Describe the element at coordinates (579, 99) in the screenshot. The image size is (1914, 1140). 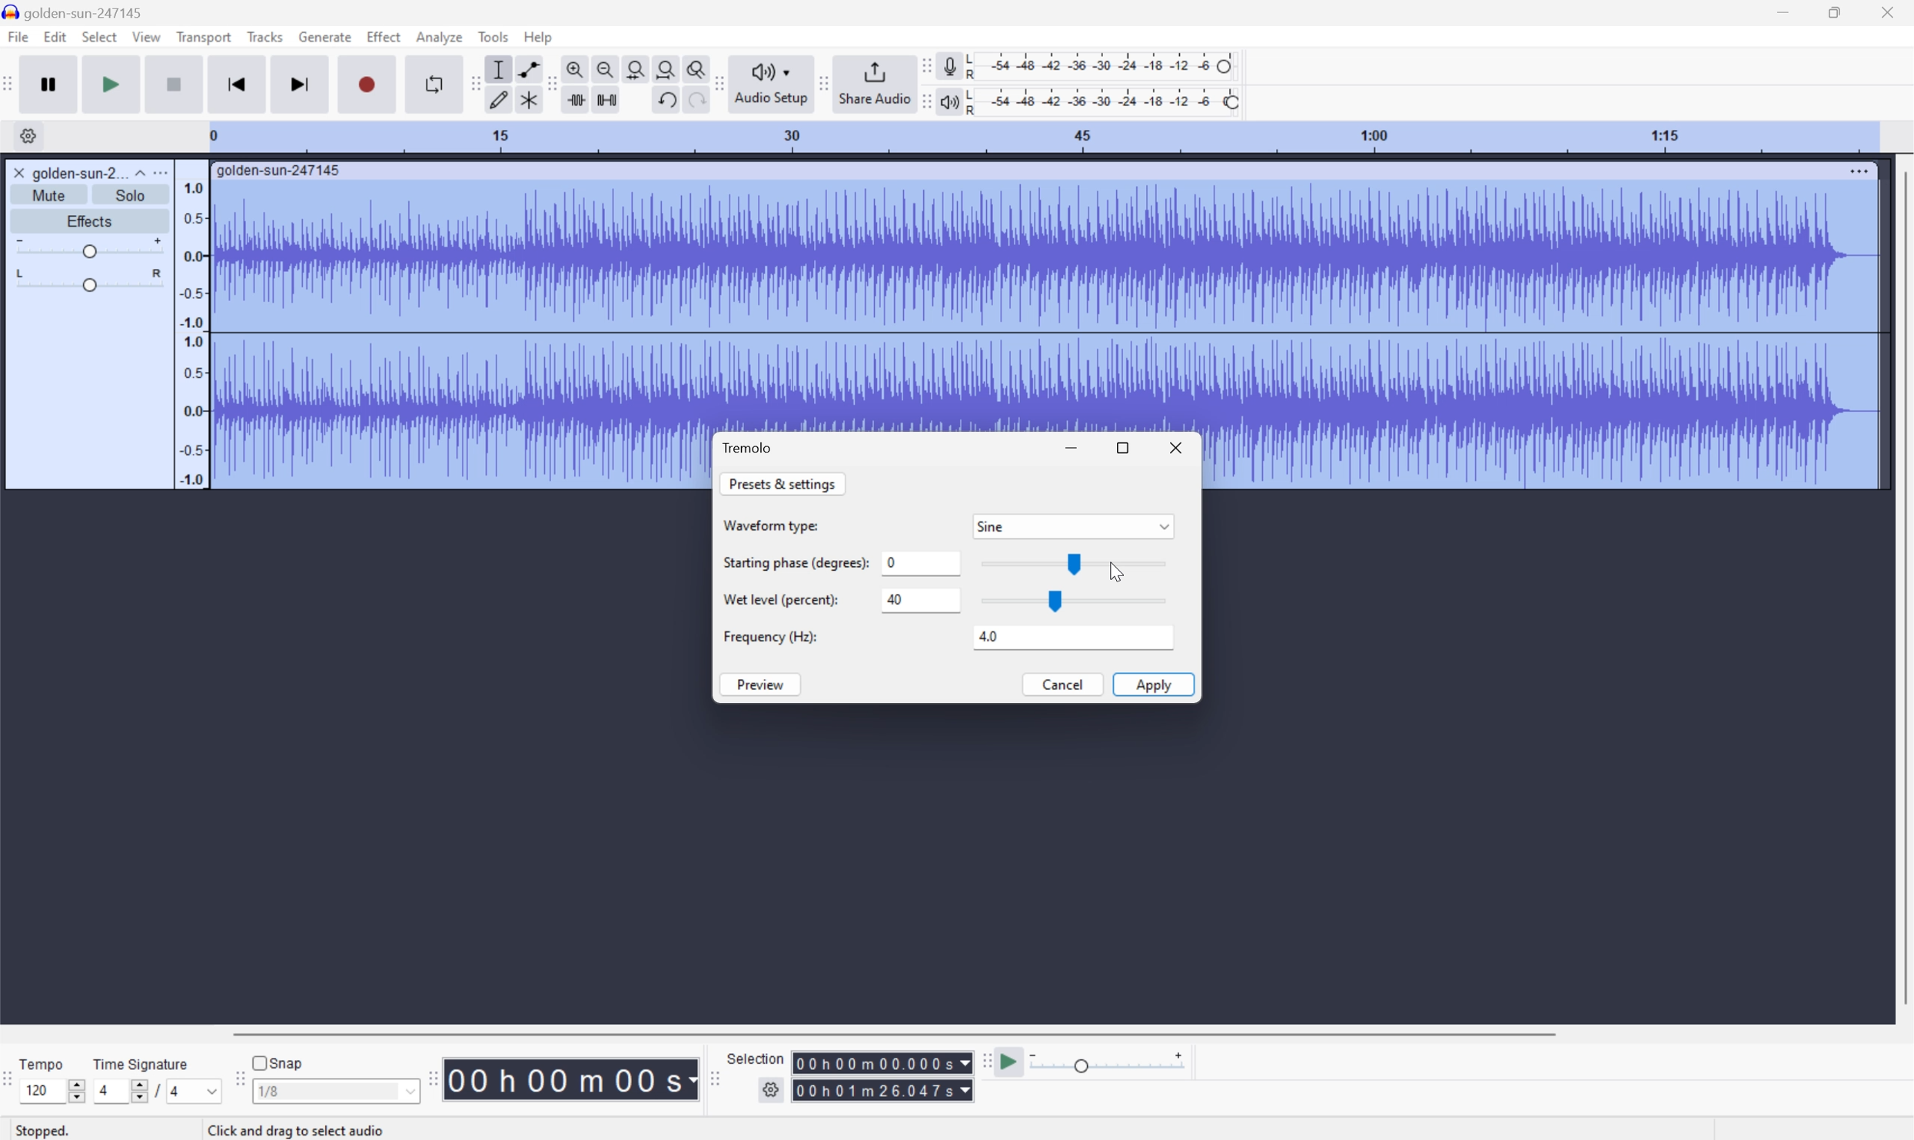
I see `Trim audio outside selection` at that location.